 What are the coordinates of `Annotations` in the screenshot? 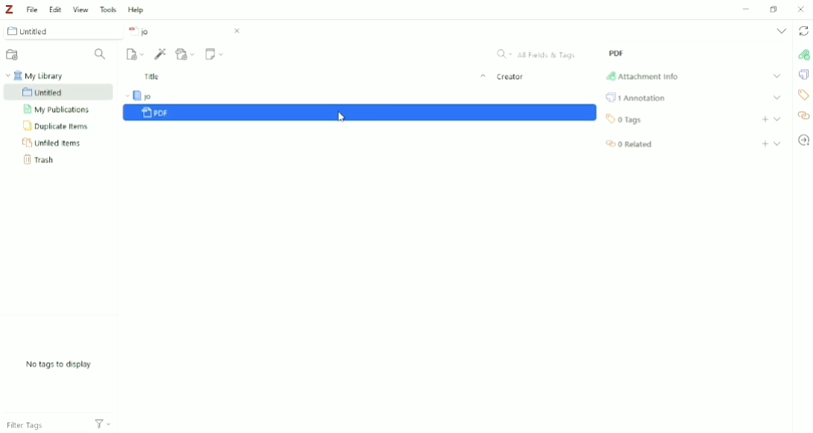 It's located at (801, 75).